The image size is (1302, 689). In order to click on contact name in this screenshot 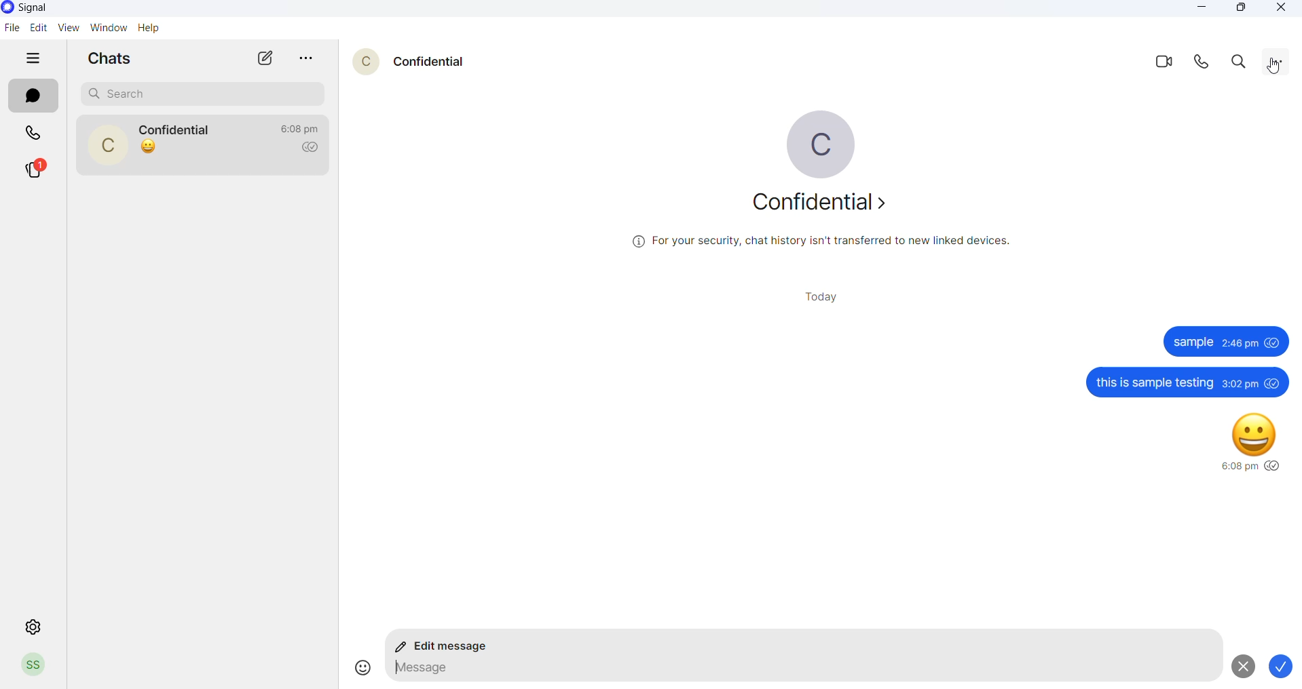, I will do `click(429, 60)`.